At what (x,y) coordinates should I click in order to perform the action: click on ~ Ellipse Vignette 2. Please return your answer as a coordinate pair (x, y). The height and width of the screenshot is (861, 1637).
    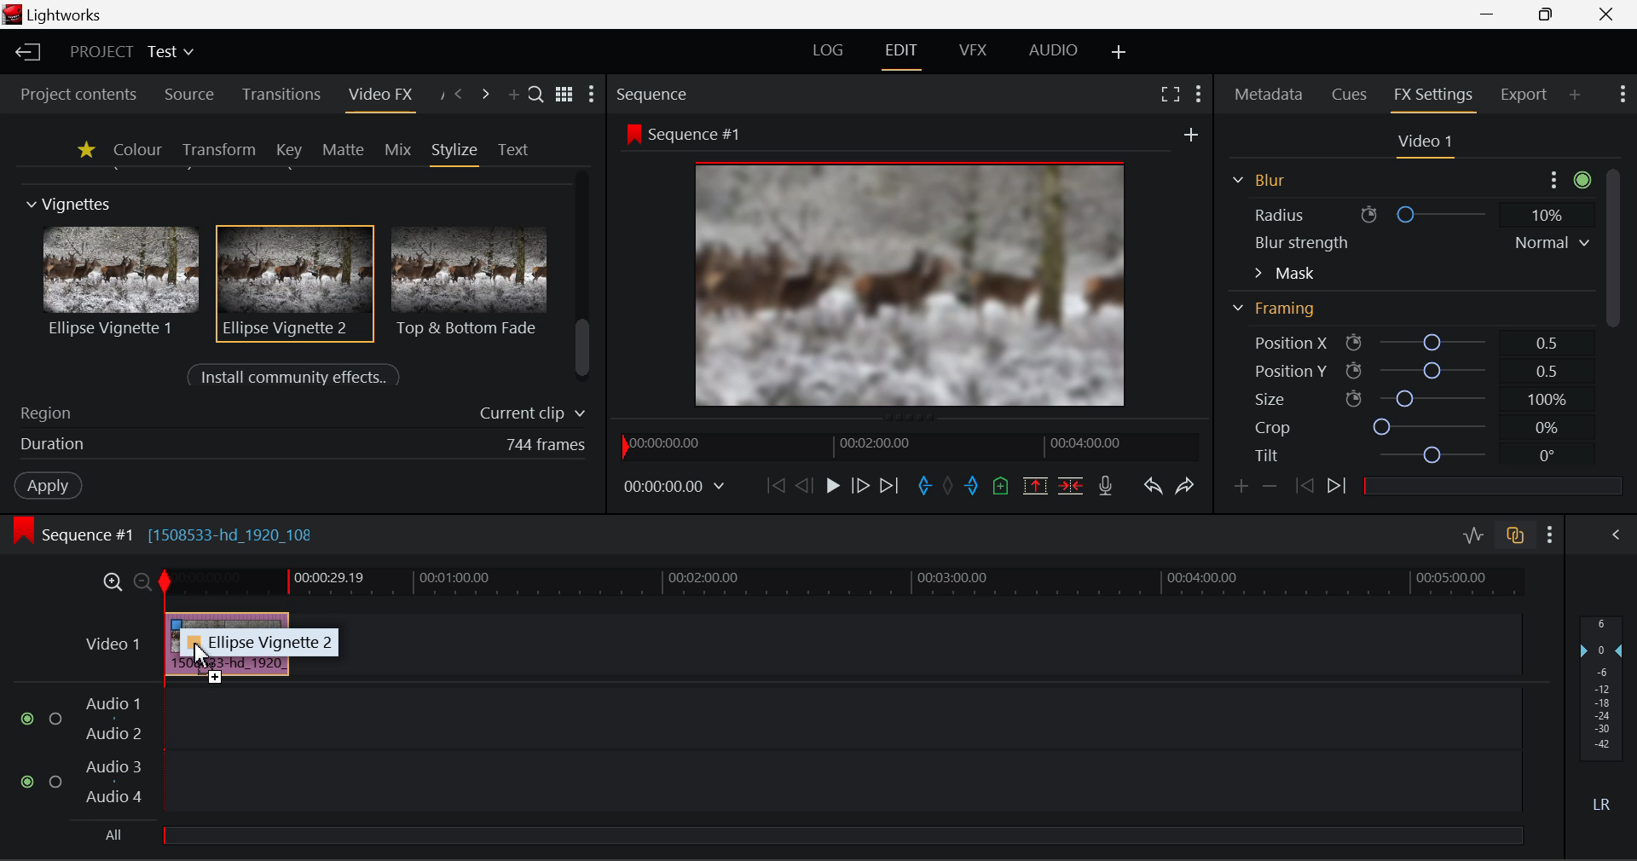
    Looking at the image, I should click on (261, 643).